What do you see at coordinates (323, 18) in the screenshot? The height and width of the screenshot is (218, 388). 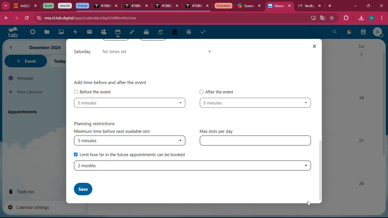 I see `google translator` at bounding box center [323, 18].